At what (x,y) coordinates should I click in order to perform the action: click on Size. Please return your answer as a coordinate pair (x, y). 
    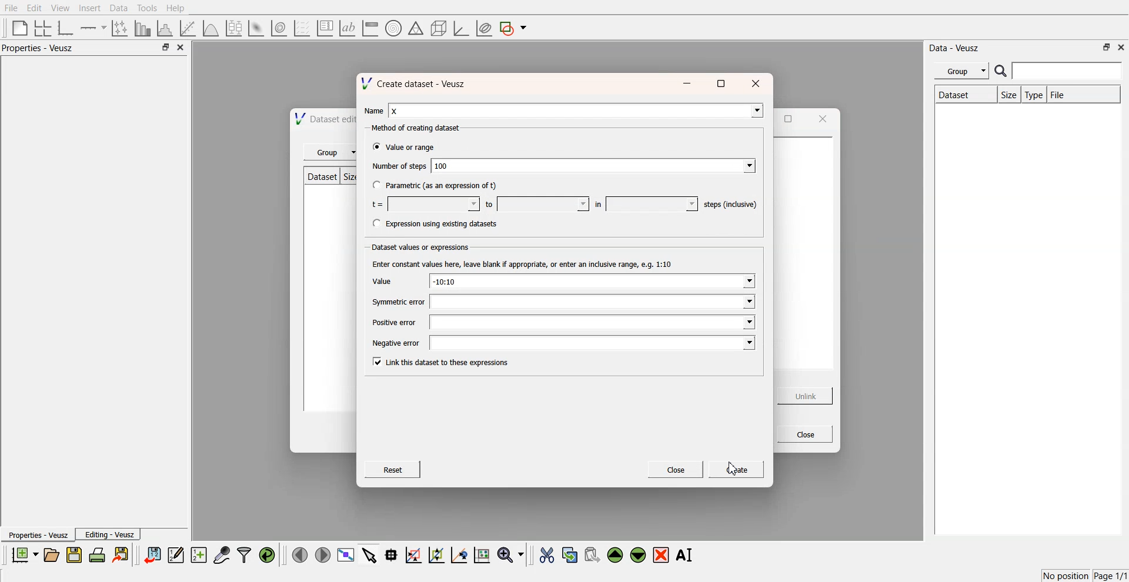
    Looking at the image, I should click on (1008, 96).